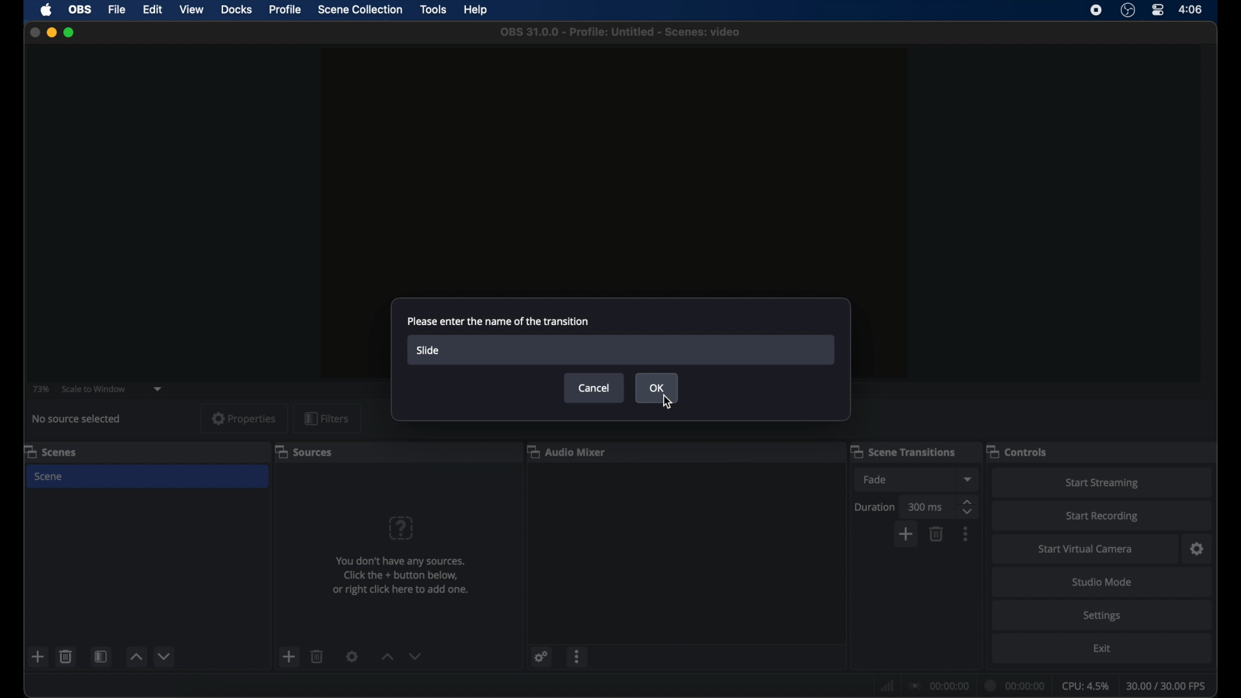 The width and height of the screenshot is (1241, 698). Describe the element at coordinates (1167, 686) in the screenshot. I see `fps` at that location.